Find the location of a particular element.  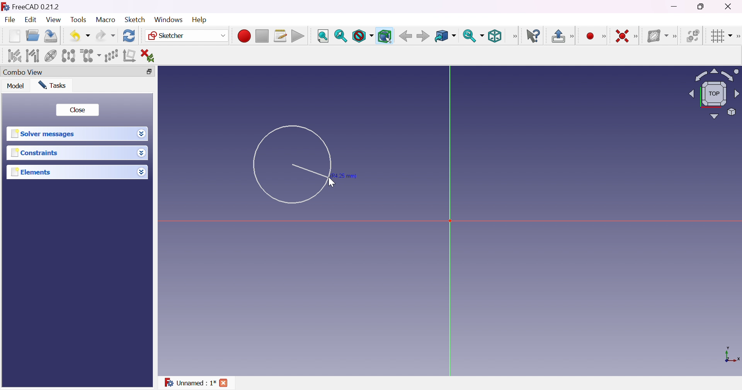

Clone is located at coordinates (90, 56).